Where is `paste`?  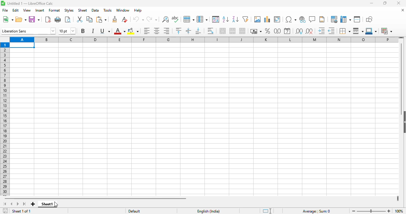
paste is located at coordinates (101, 19).